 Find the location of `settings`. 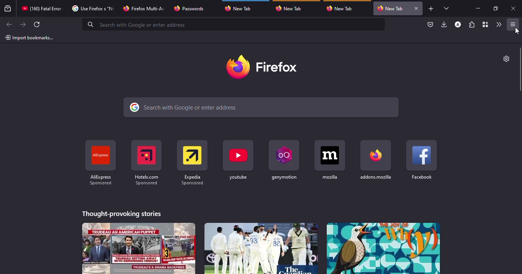

settings is located at coordinates (505, 58).